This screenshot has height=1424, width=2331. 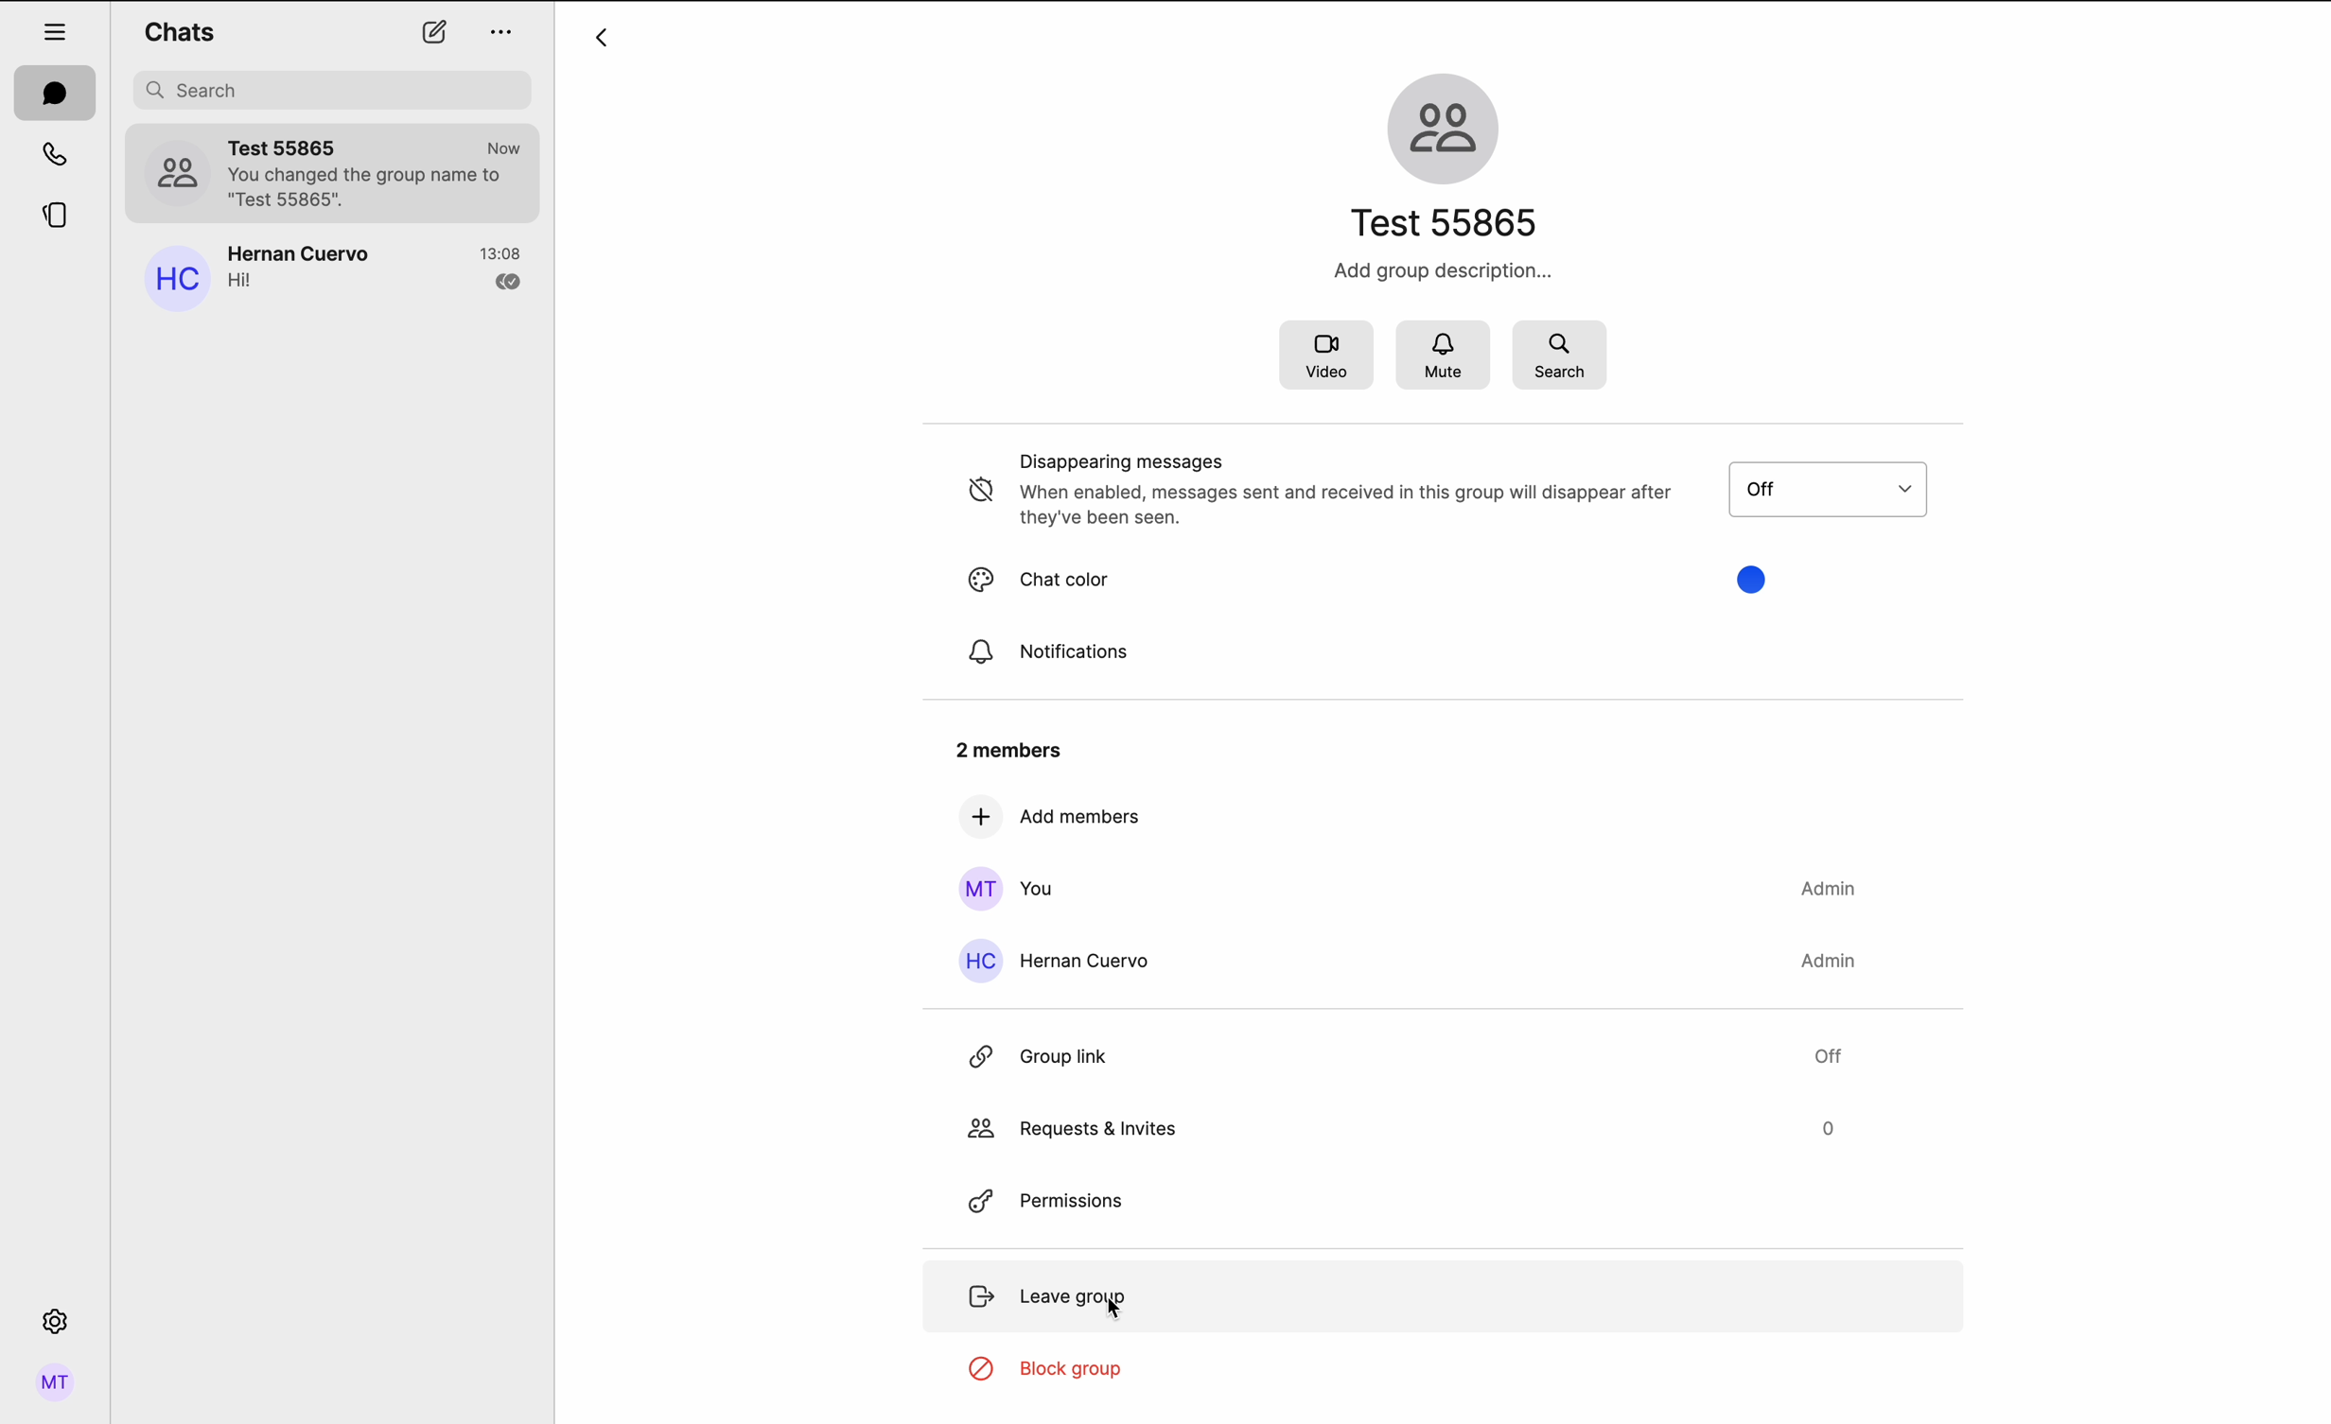 I want to click on add members, so click(x=1050, y=818).